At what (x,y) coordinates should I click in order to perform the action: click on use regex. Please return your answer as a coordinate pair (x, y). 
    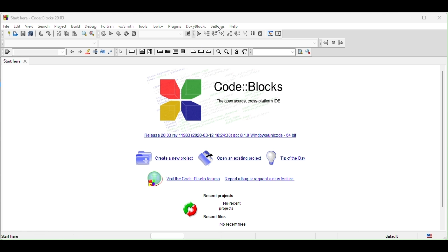
    Looking at the image, I should click on (113, 52).